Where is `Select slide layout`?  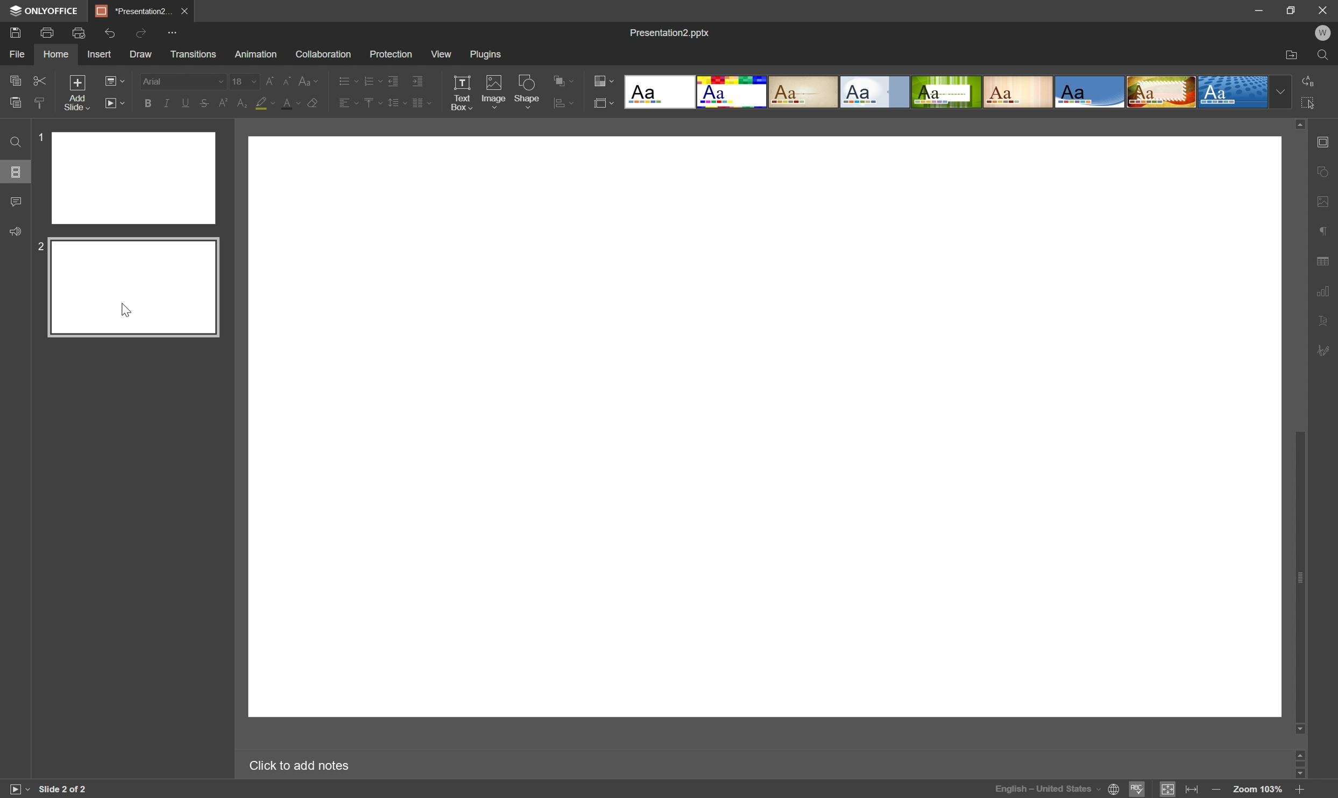 Select slide layout is located at coordinates (605, 102).